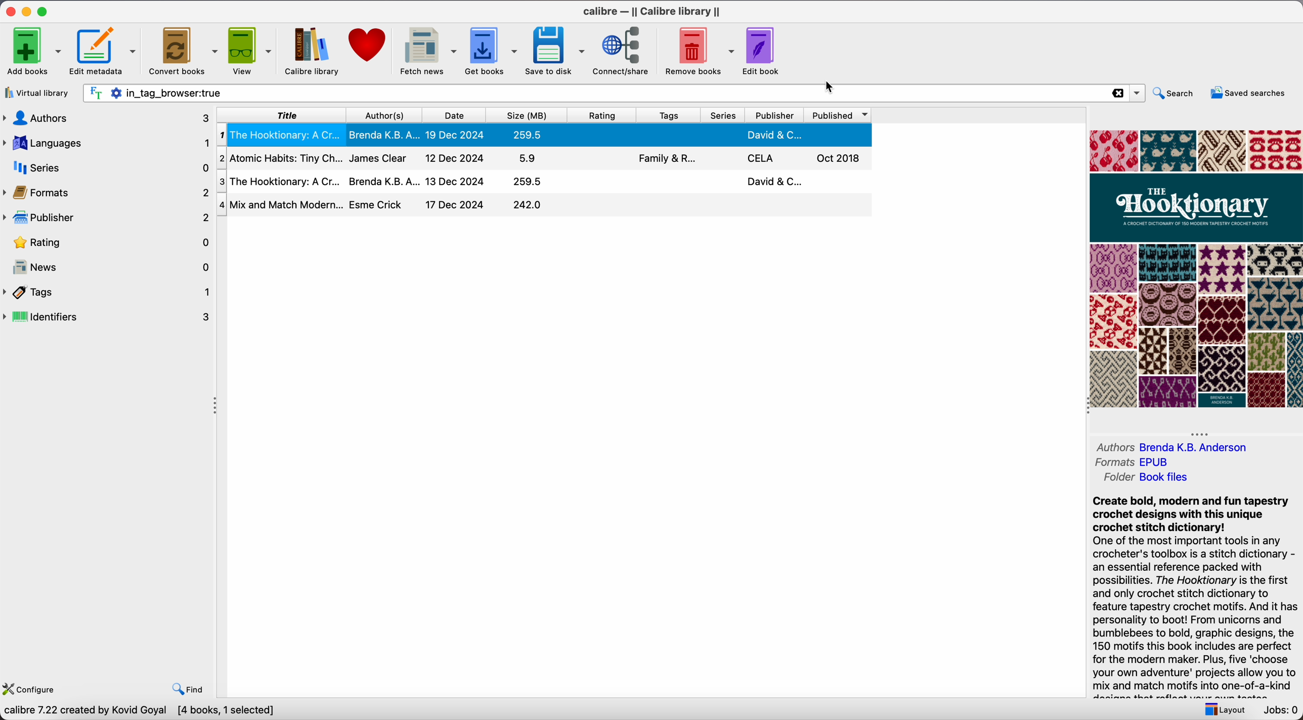  I want to click on 19 Dec 2024, so click(453, 135).